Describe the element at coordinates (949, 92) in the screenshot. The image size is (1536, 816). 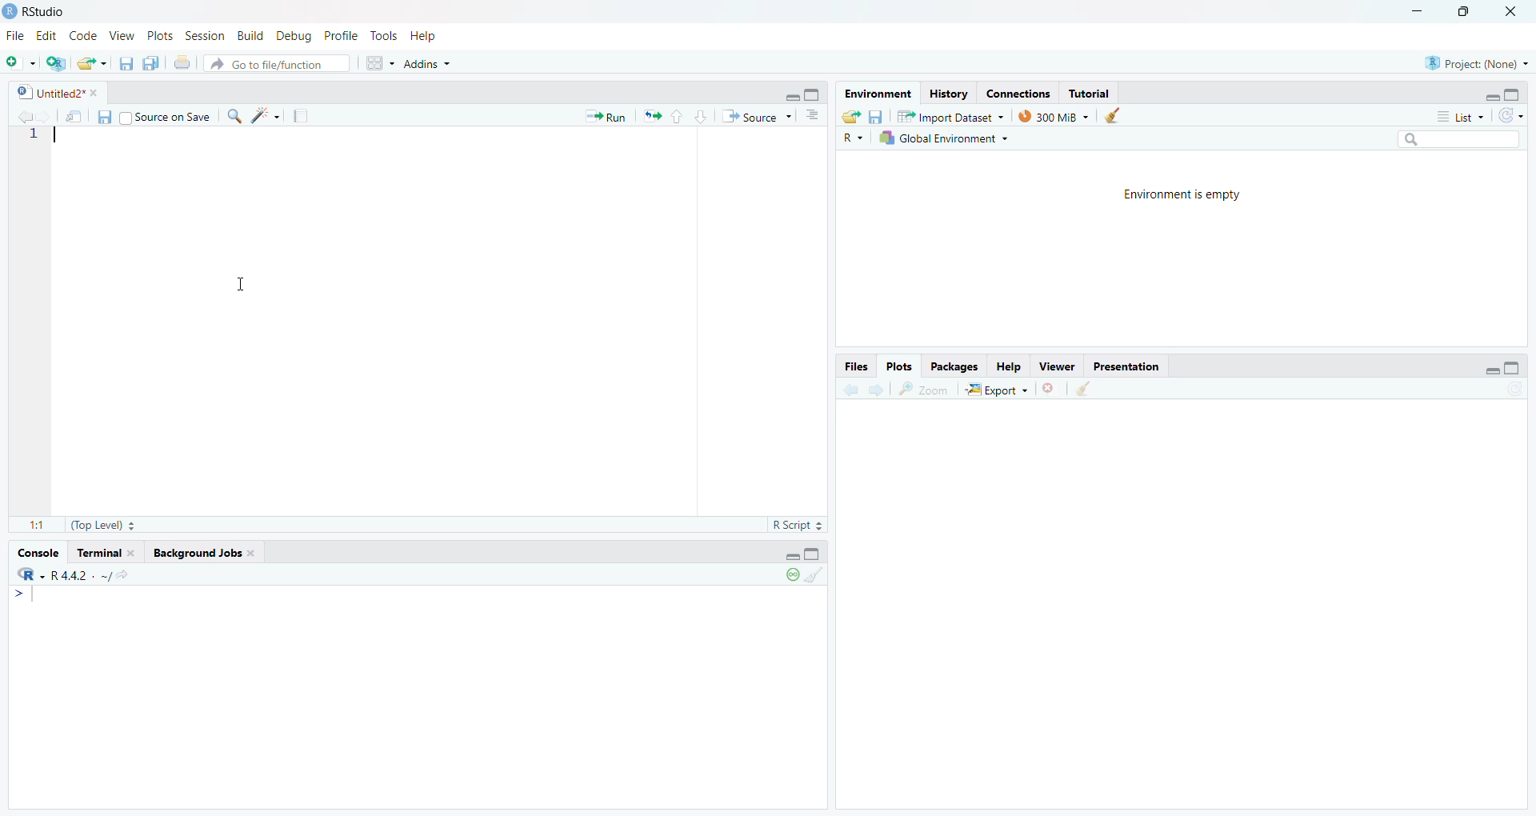
I see `History` at that location.